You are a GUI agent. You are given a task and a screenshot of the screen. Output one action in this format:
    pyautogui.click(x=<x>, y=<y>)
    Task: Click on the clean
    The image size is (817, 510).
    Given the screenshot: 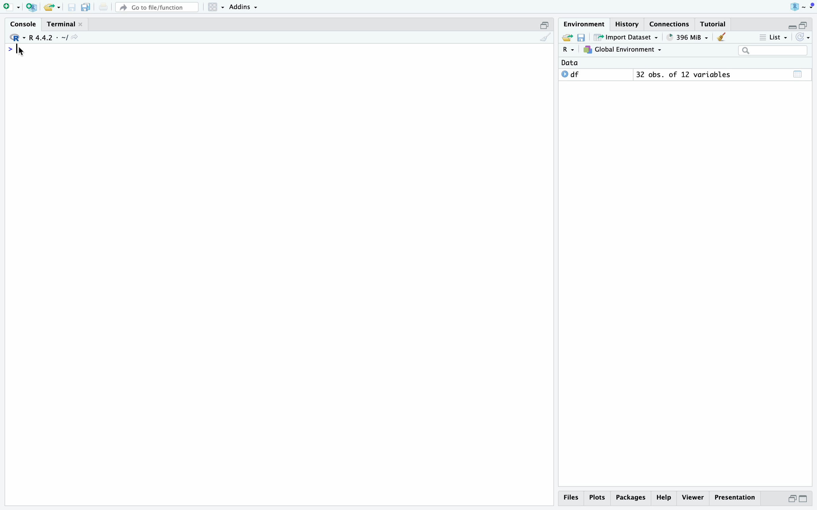 What is the action you would take?
    pyautogui.click(x=546, y=37)
    